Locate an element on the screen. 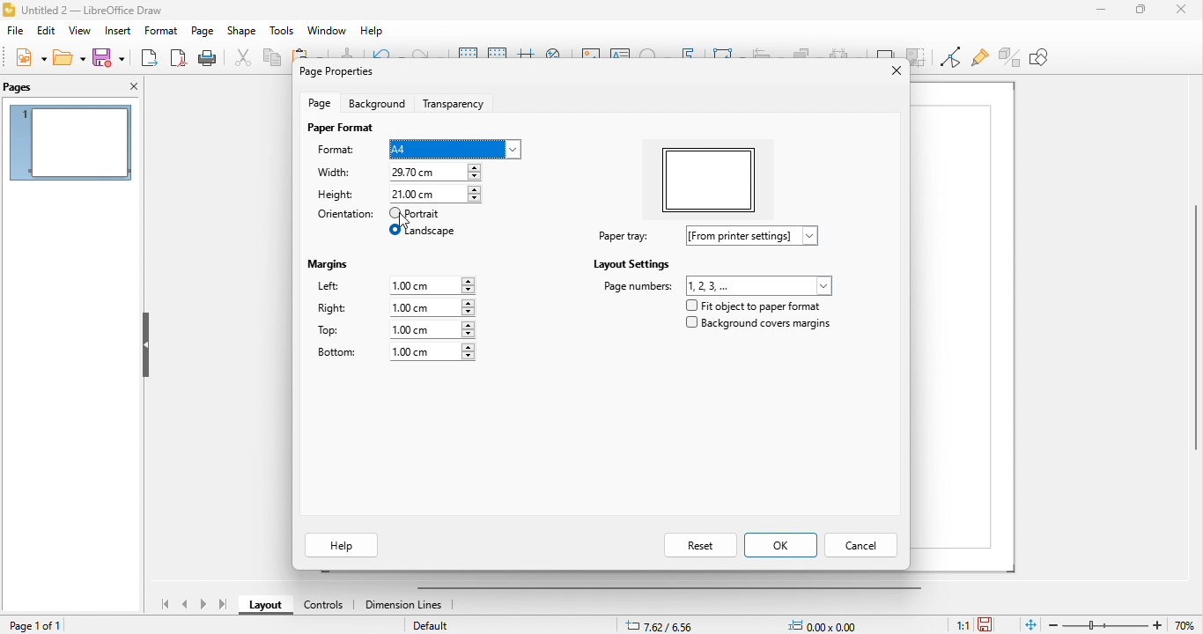 The width and height of the screenshot is (1203, 634). 21.00 cm is located at coordinates (435, 194).